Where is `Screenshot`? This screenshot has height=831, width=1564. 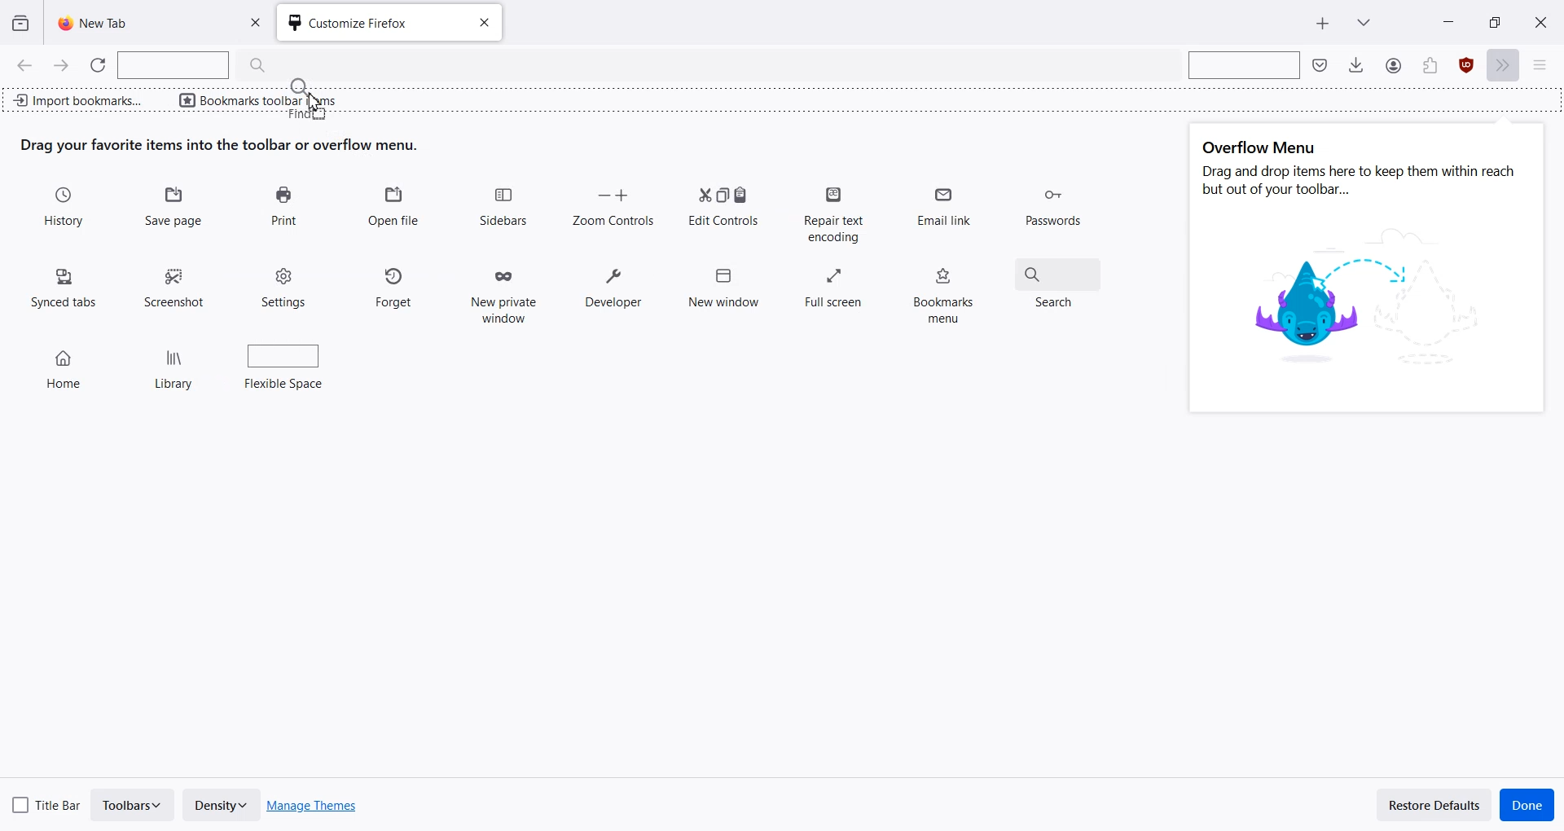 Screenshot is located at coordinates (177, 283).